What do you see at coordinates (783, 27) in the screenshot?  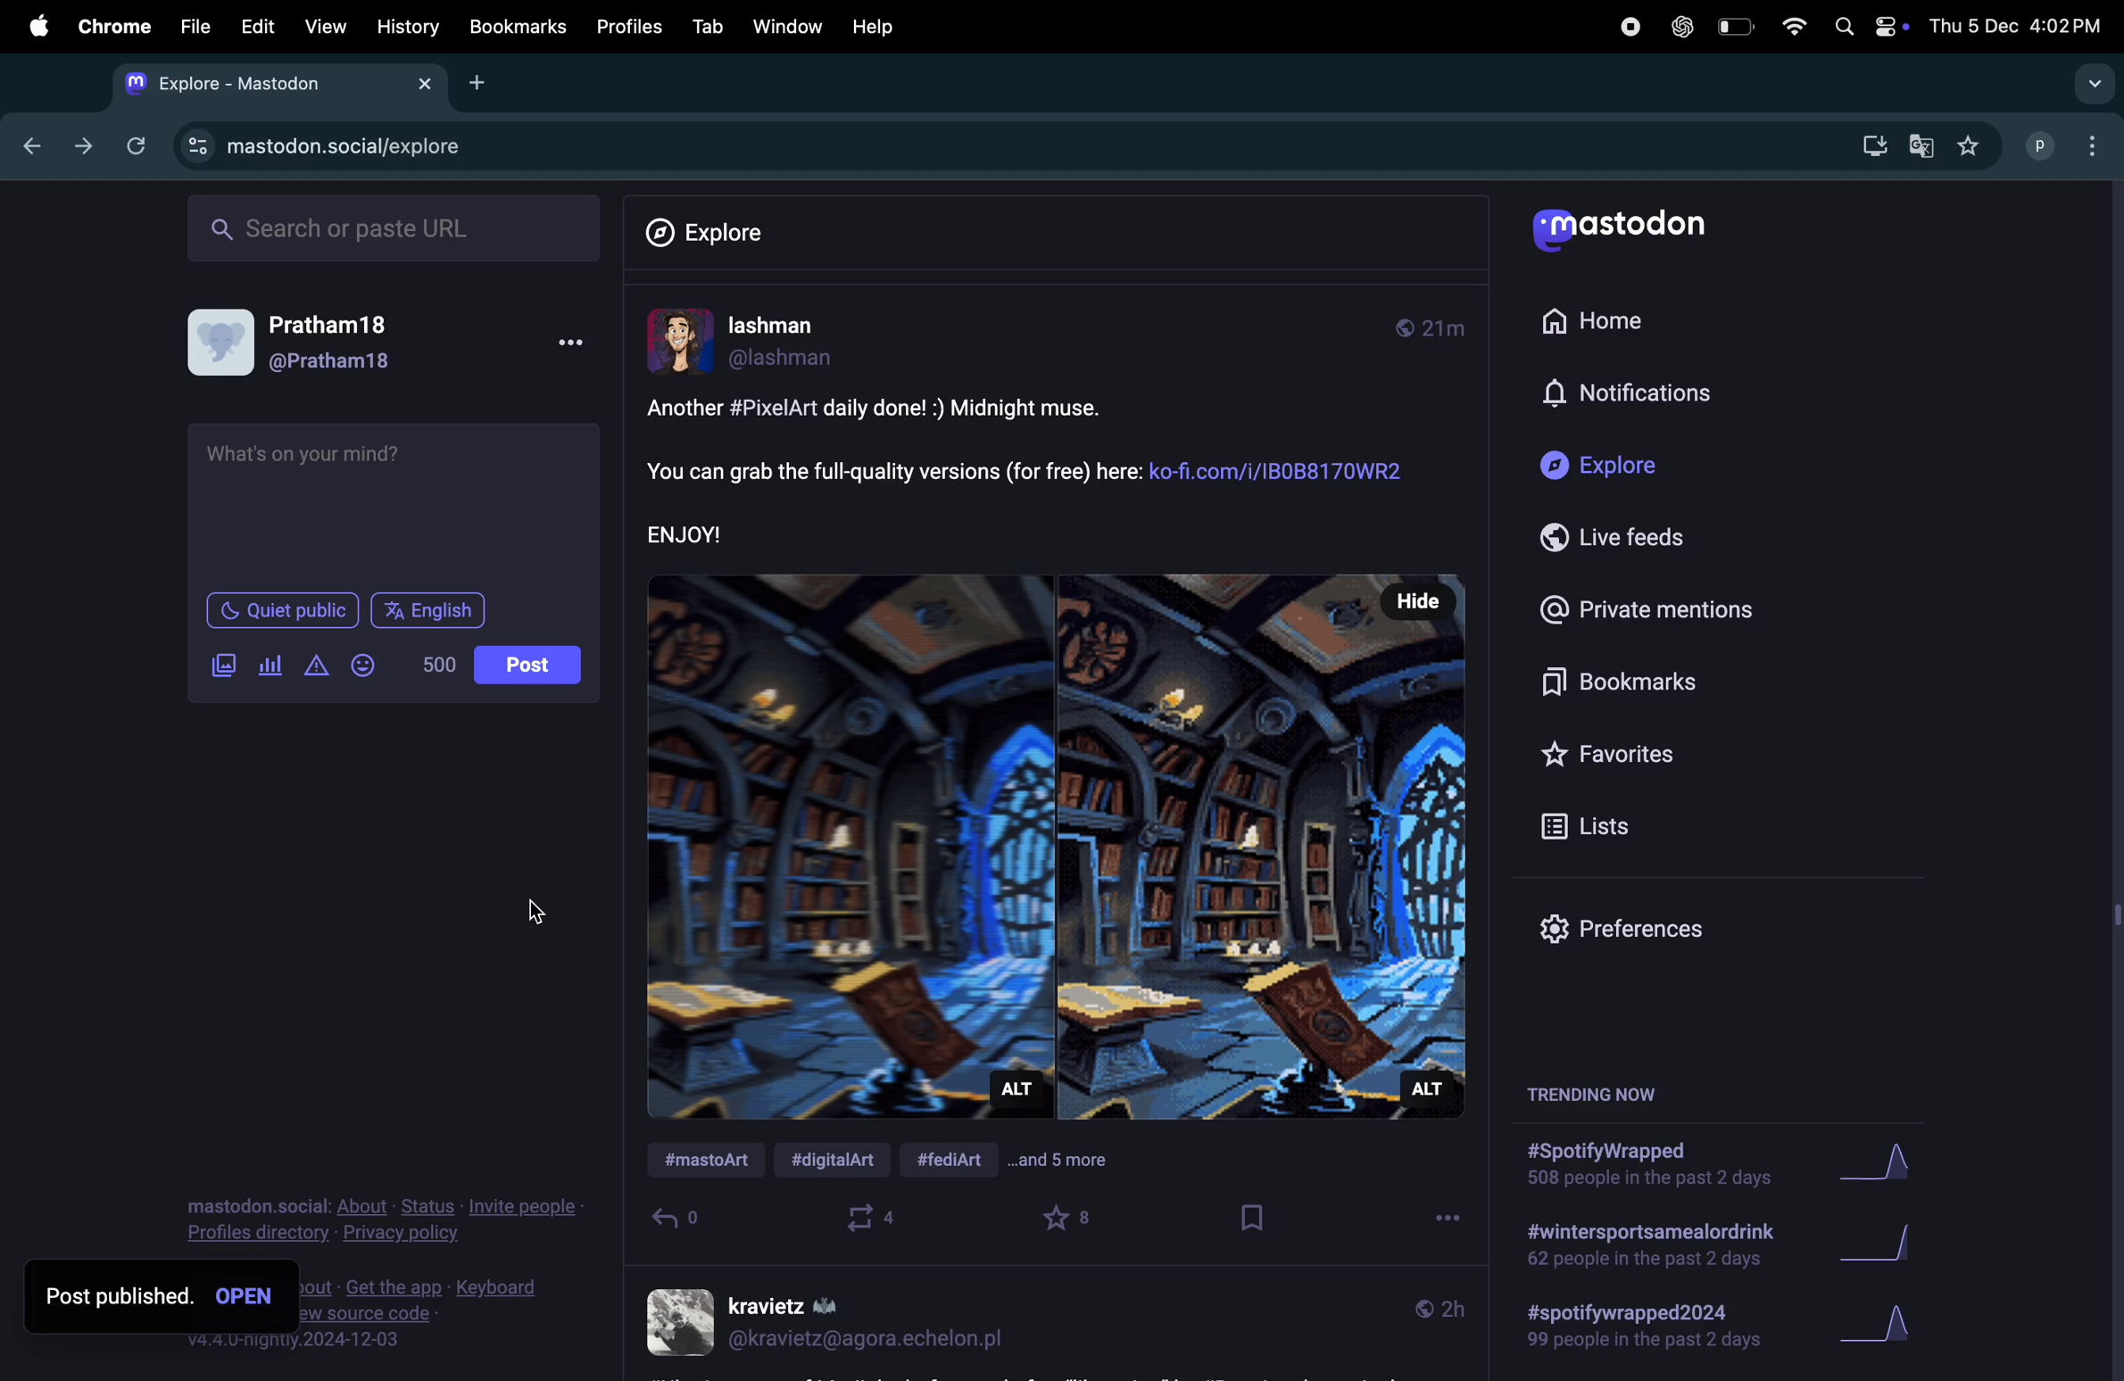 I see `Window` at bounding box center [783, 27].